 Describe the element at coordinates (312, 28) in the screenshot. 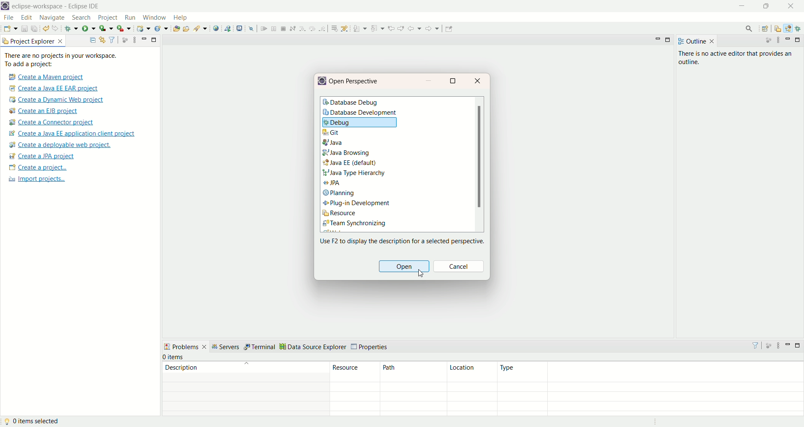

I see `step over` at that location.